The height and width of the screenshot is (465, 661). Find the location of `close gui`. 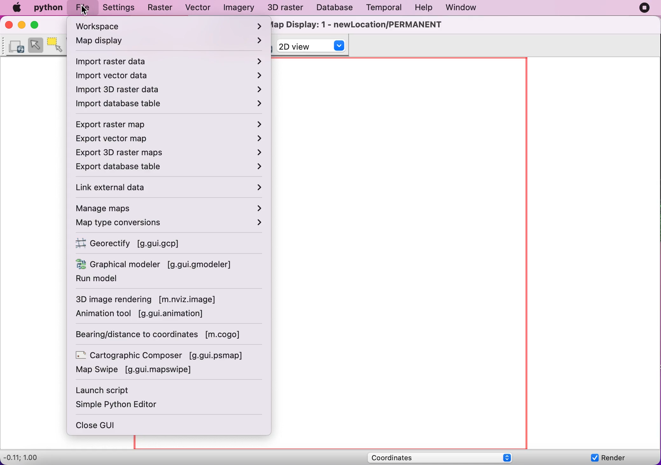

close gui is located at coordinates (103, 426).